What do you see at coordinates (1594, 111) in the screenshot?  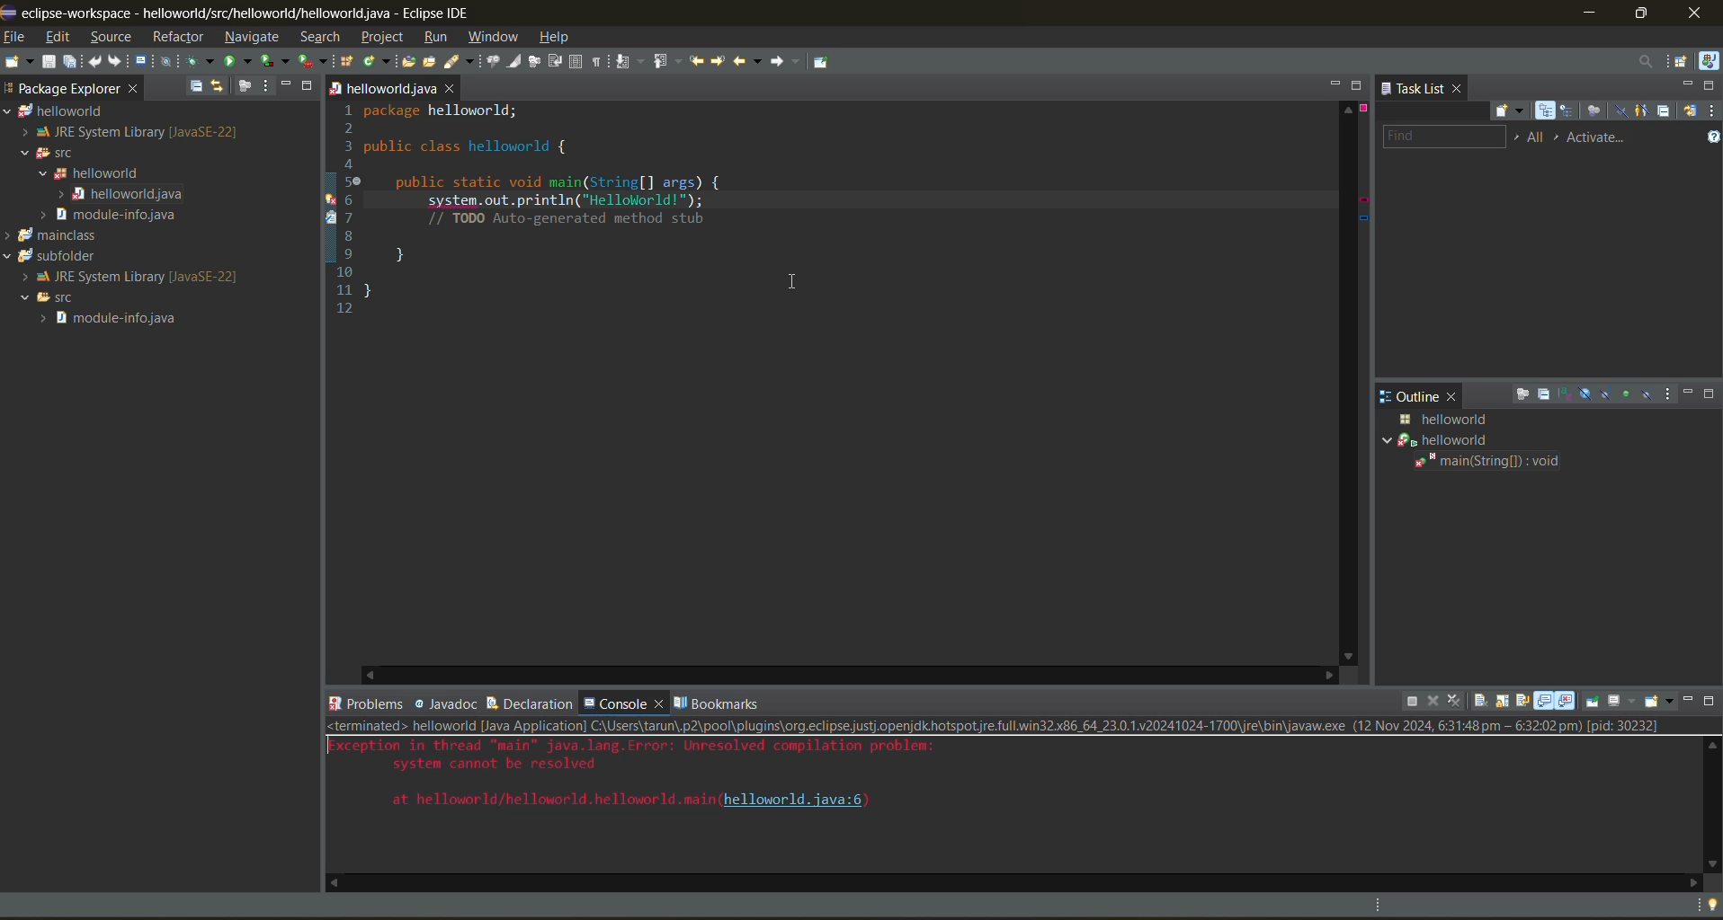 I see `focus on workweek` at bounding box center [1594, 111].